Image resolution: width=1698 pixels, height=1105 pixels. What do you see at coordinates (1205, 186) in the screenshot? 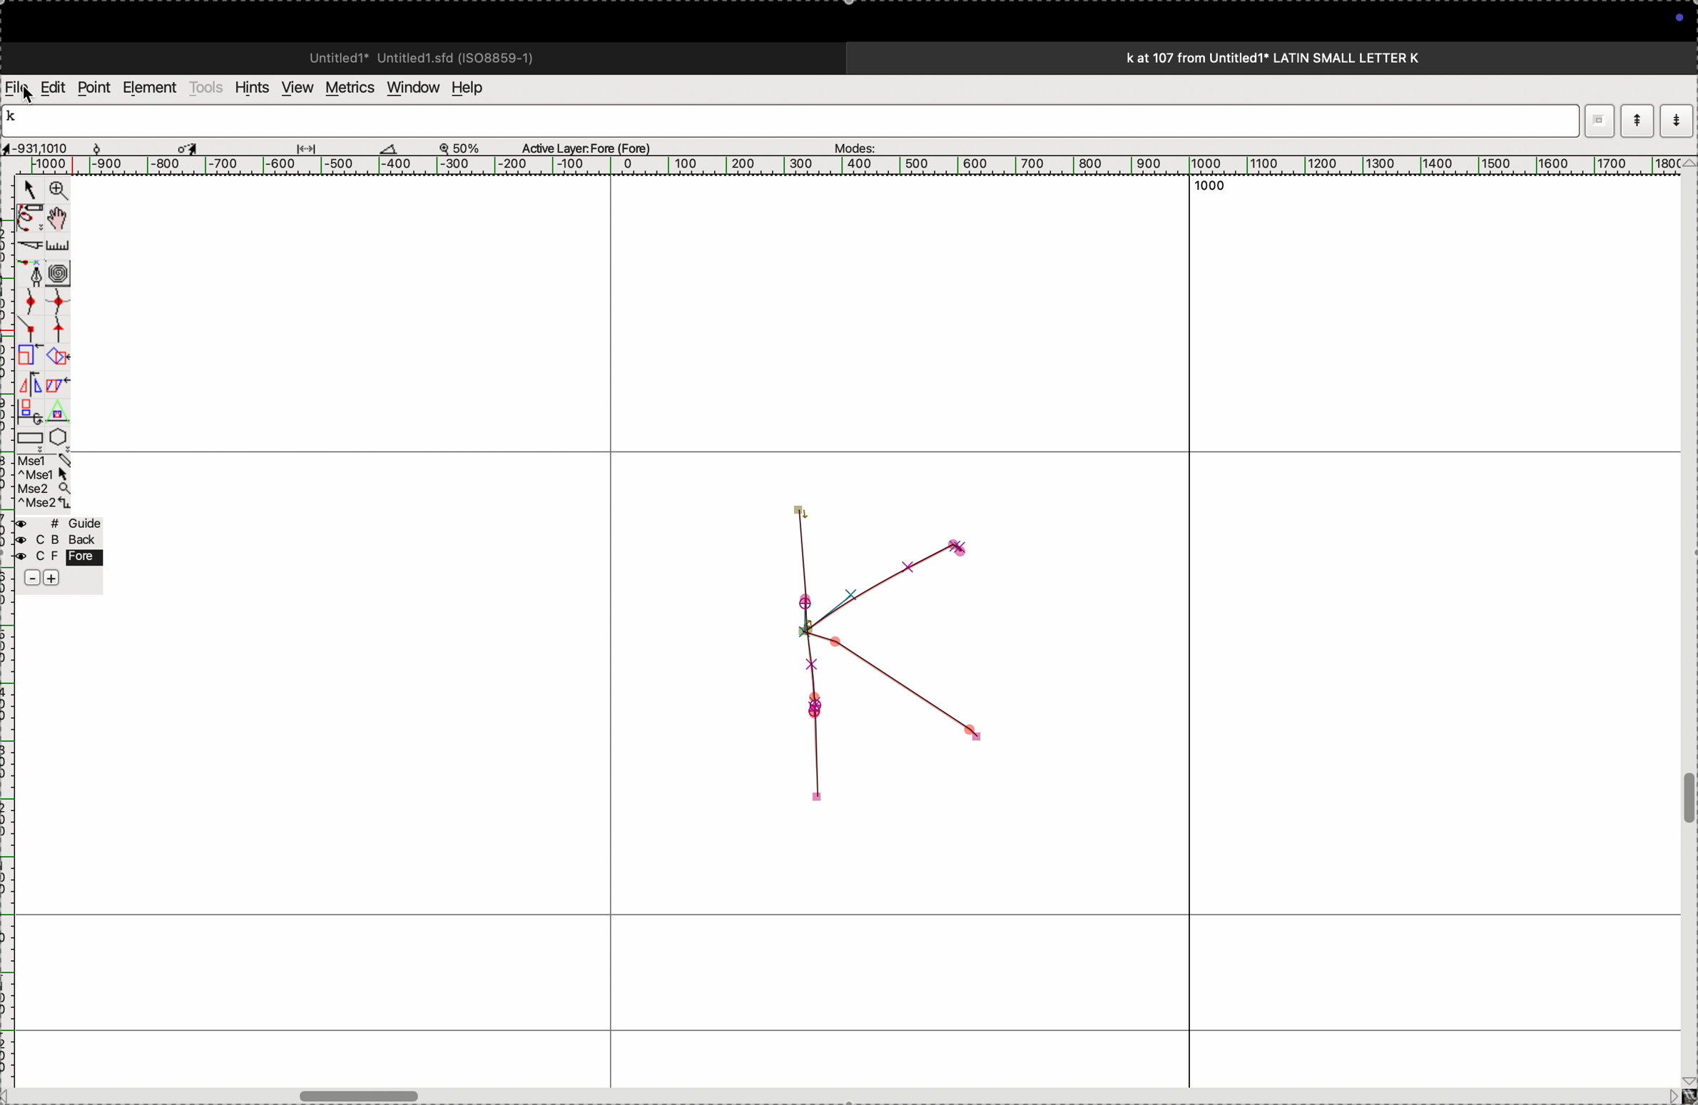
I see `1000` at bounding box center [1205, 186].